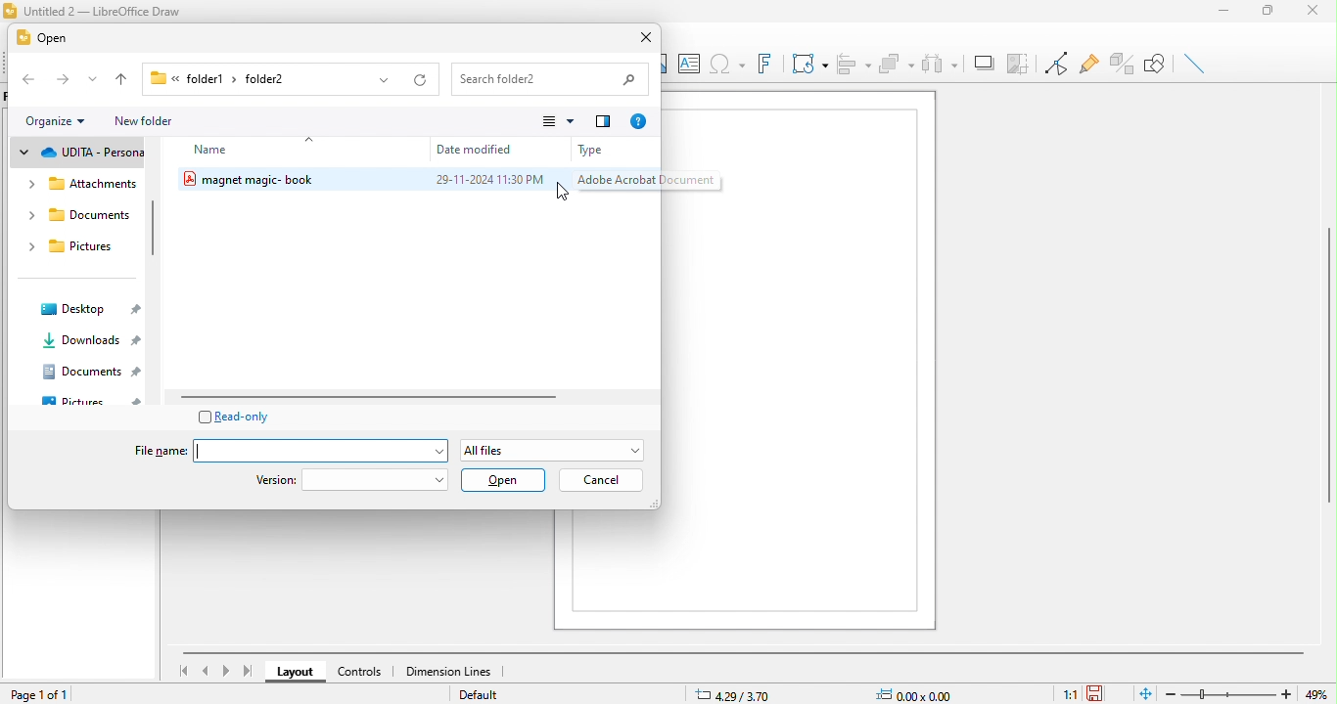  Describe the element at coordinates (743, 649) in the screenshot. I see `horizontal scroll bar` at that location.